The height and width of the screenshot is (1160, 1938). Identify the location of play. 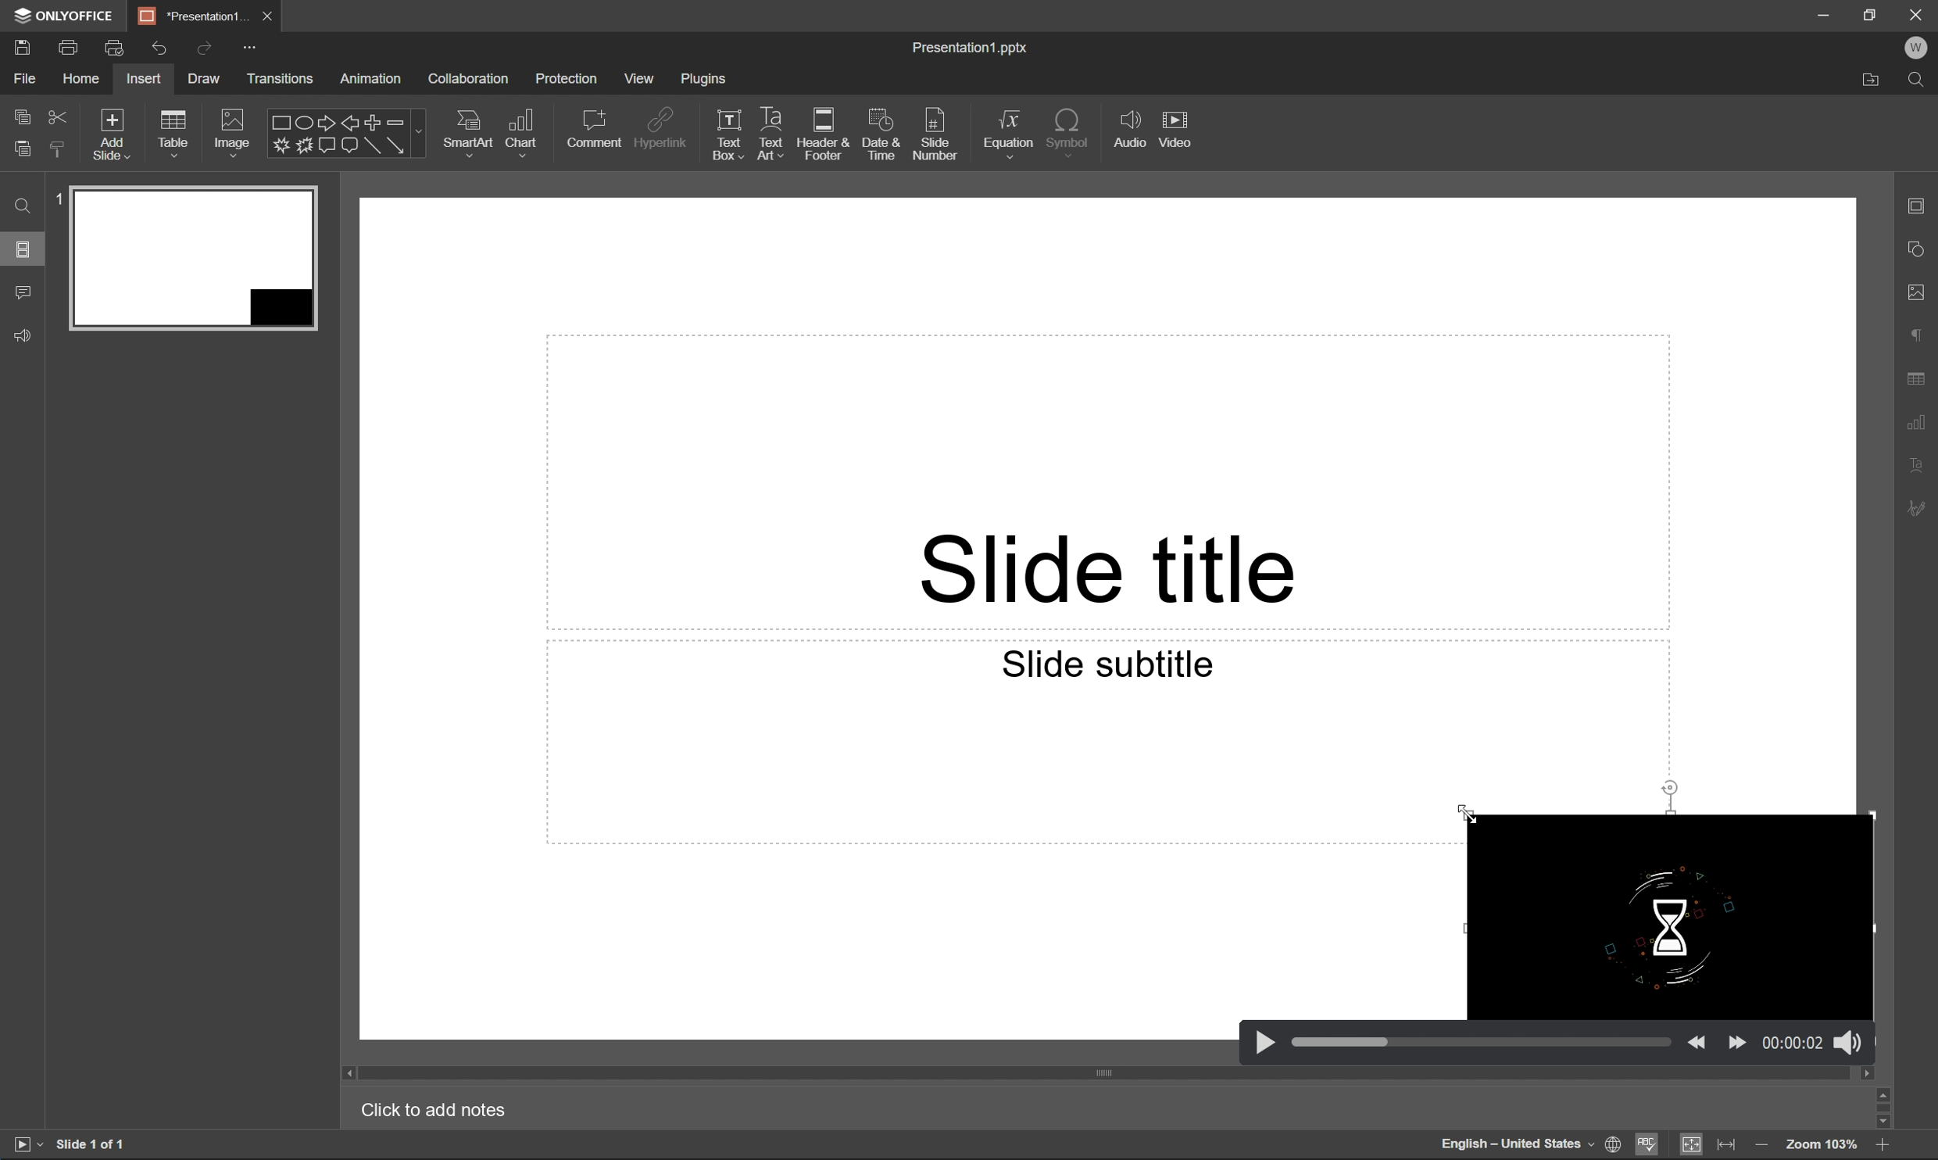
(1264, 1040).